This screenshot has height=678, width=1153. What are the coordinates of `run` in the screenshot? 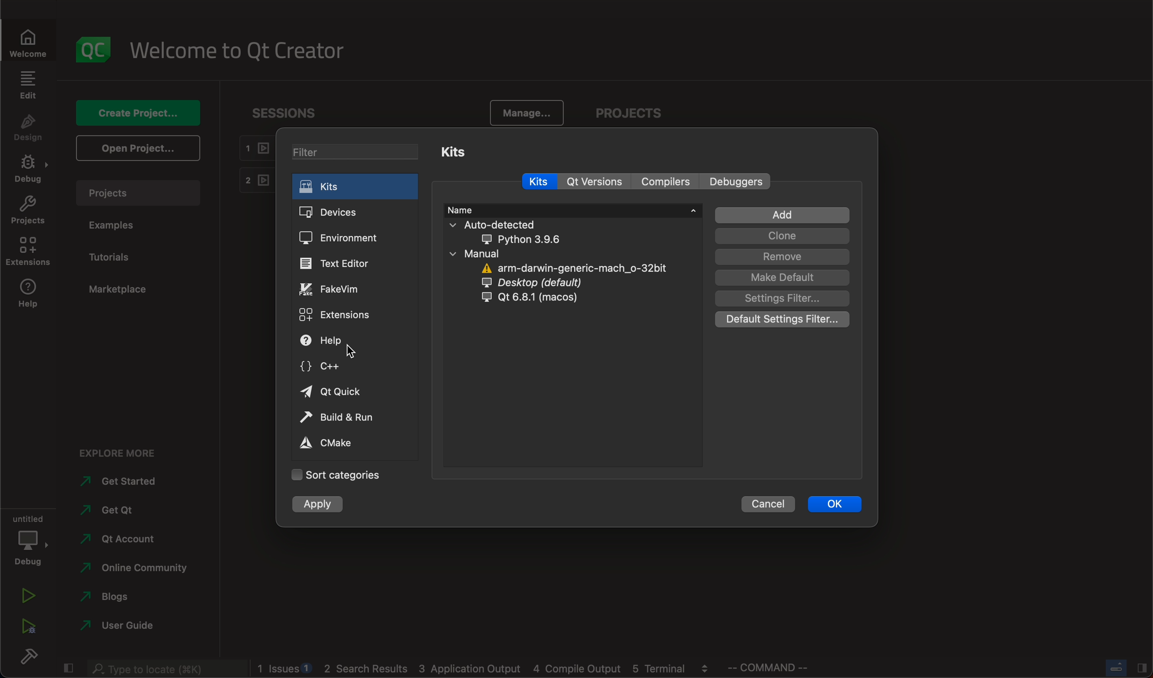 It's located at (341, 416).